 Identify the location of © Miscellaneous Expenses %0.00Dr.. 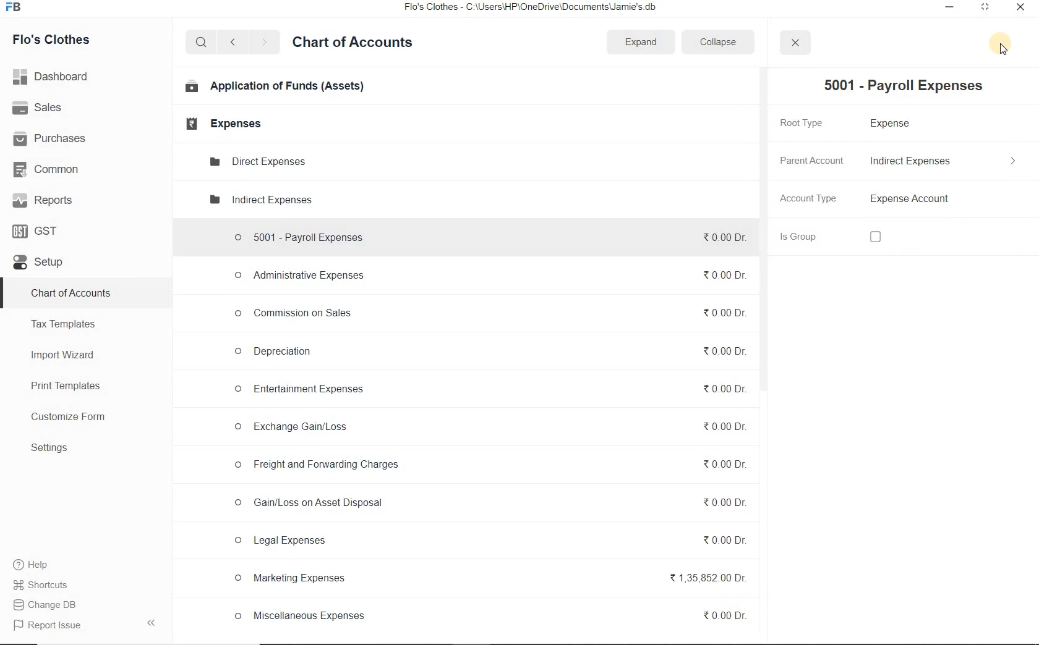
(489, 616).